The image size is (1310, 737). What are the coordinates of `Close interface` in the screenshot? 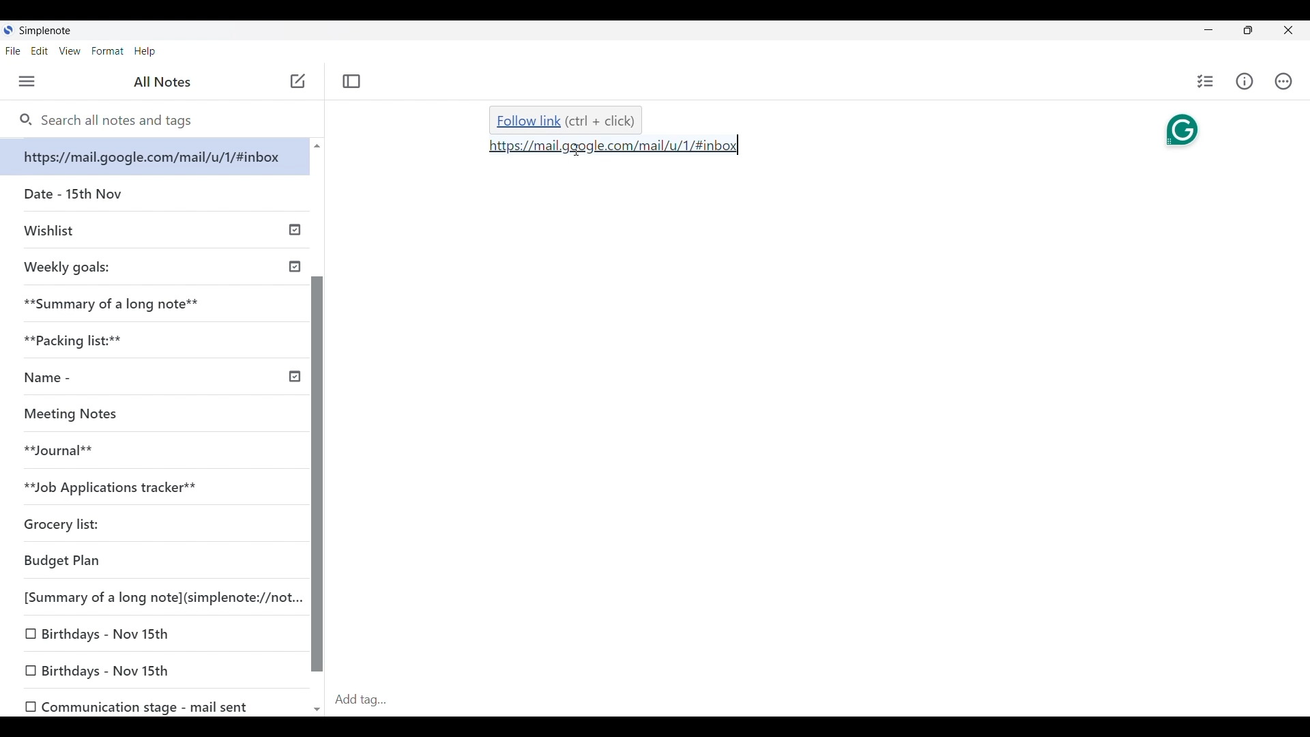 It's located at (1288, 30).